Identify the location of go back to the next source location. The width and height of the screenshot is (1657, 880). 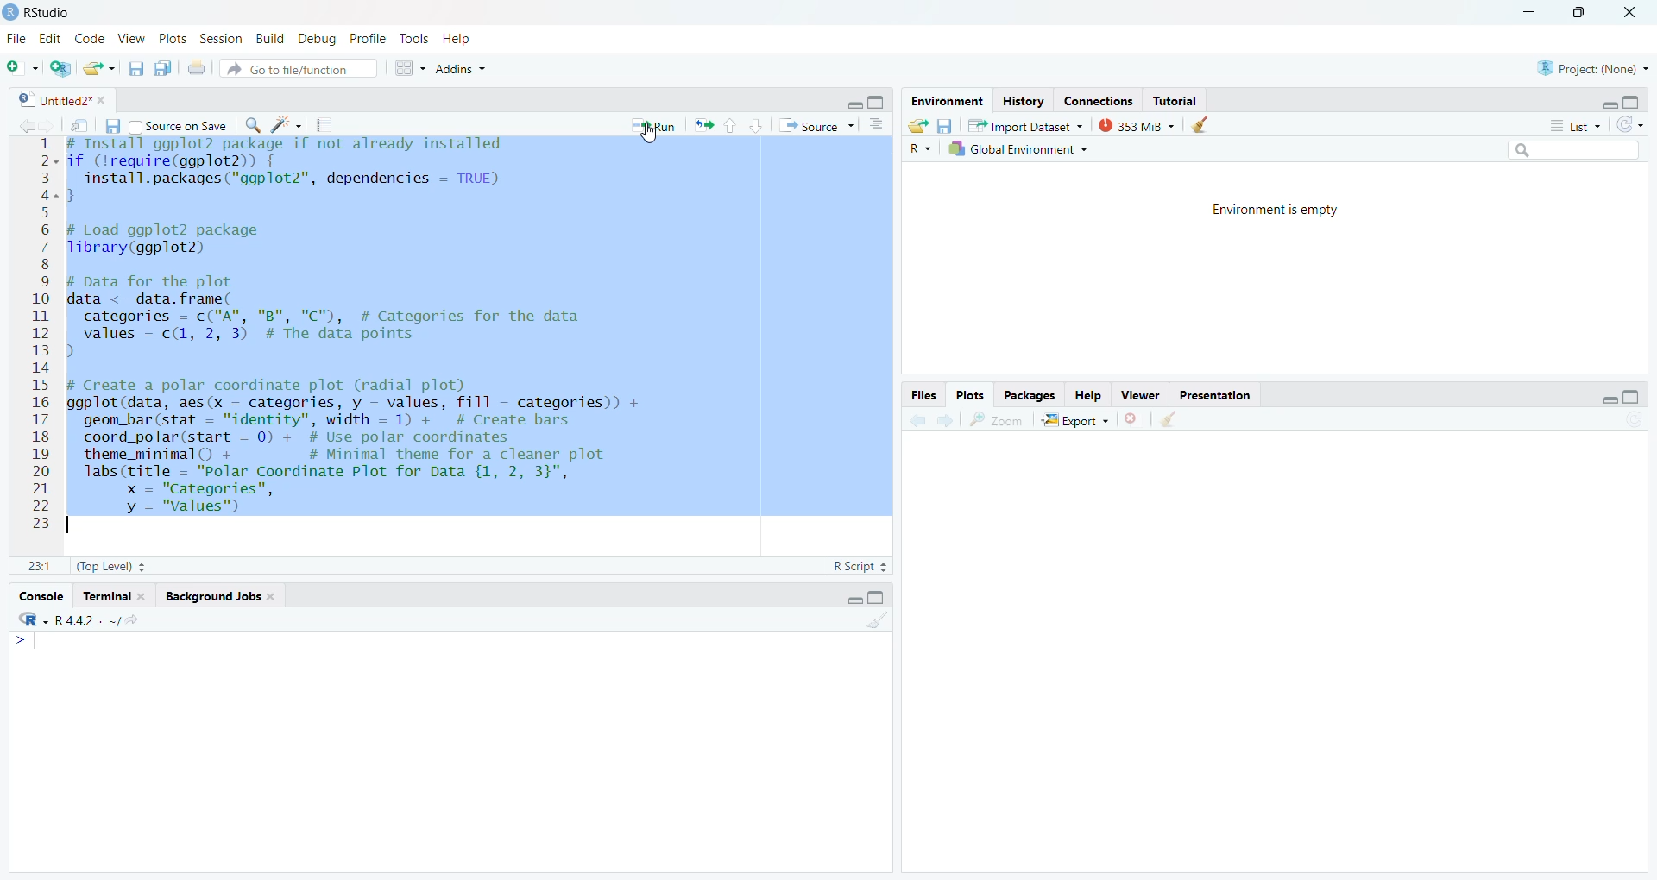
(50, 125).